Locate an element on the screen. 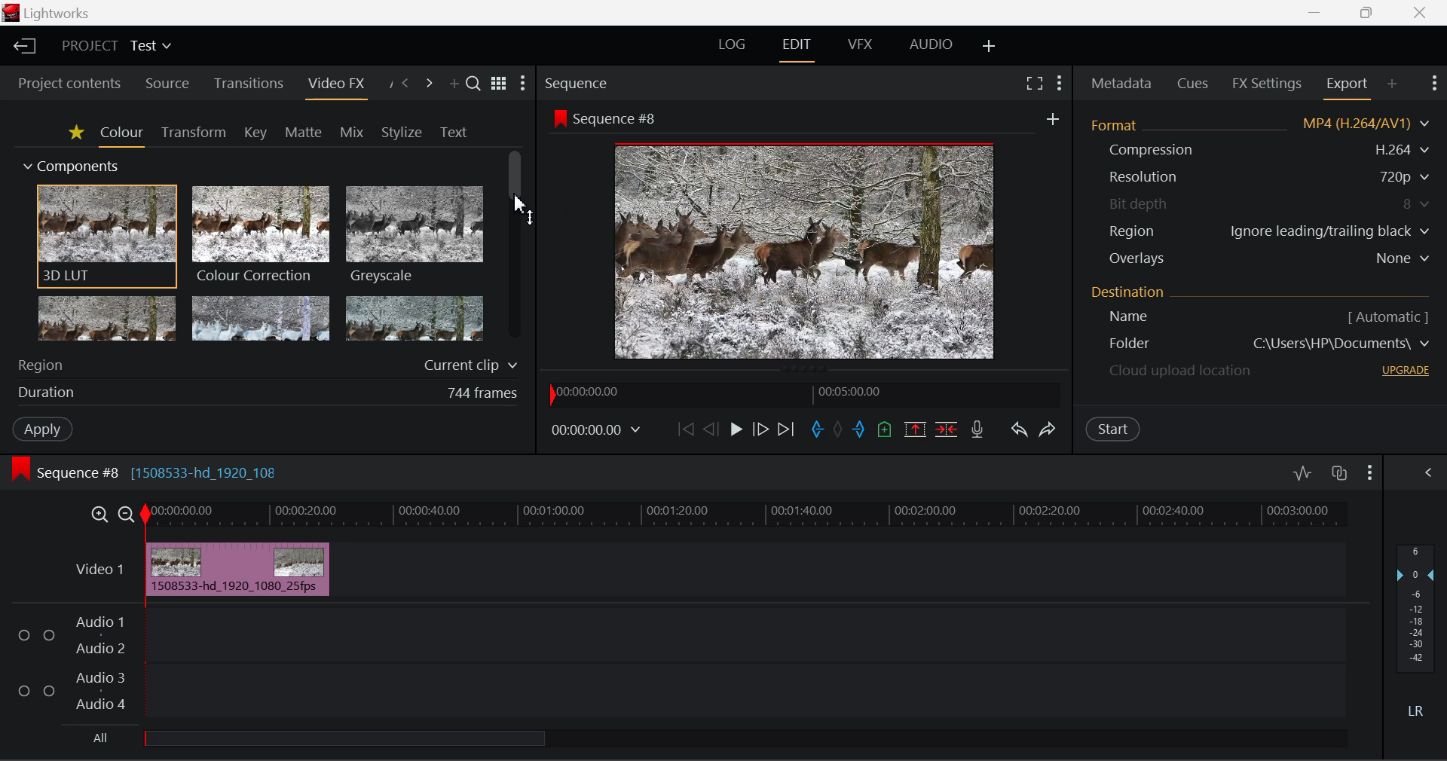  Inserted Clip is located at coordinates (236, 569).